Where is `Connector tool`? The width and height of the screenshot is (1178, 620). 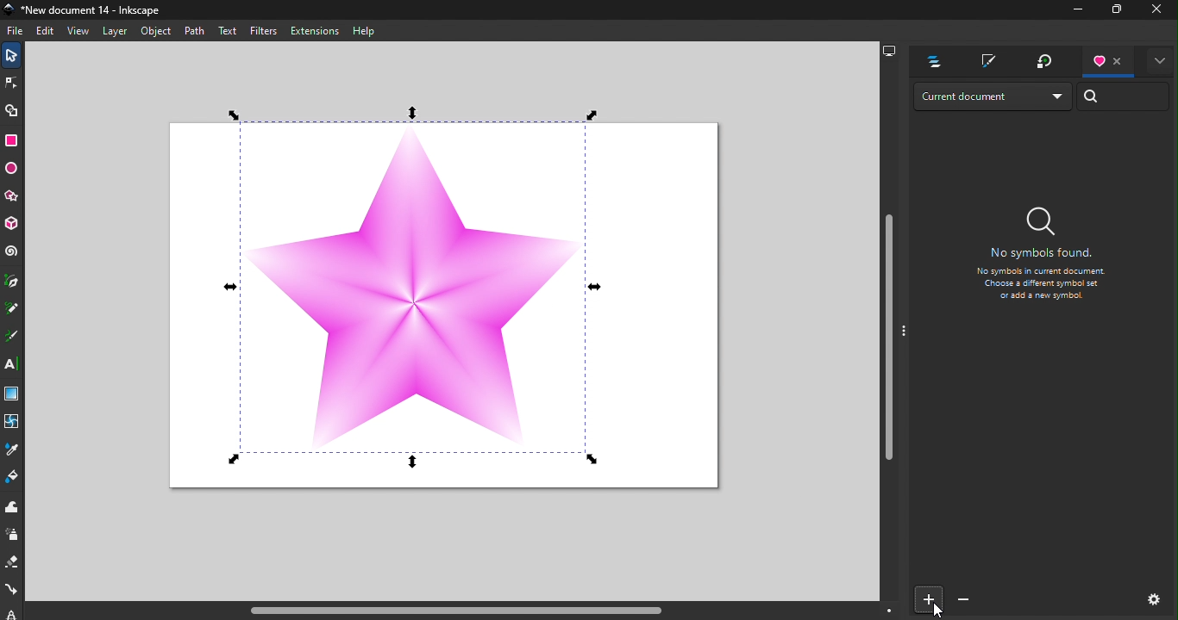
Connector tool is located at coordinates (12, 592).